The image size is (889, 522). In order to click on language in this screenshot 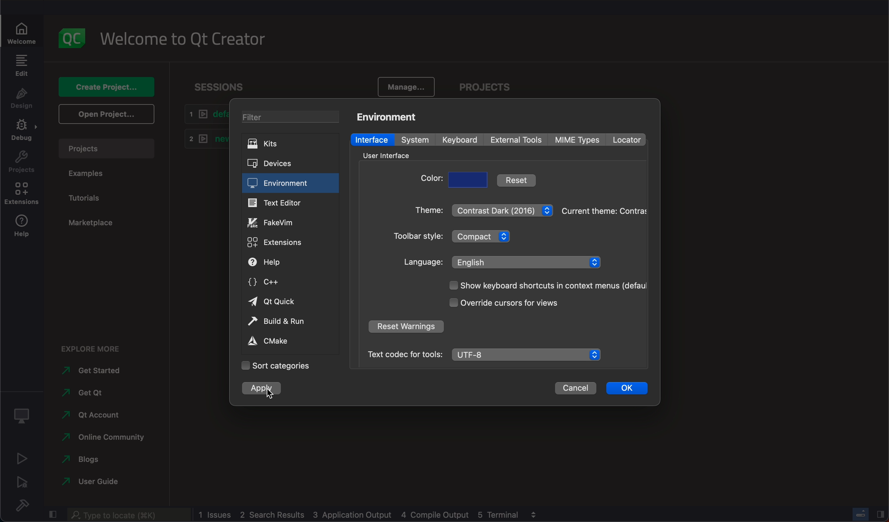, I will do `click(421, 262)`.